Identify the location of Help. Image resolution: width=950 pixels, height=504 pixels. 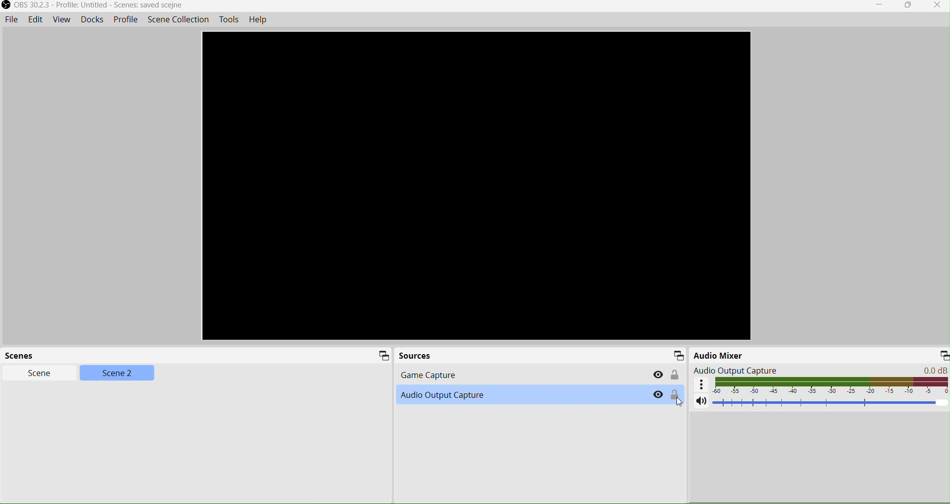
(263, 20).